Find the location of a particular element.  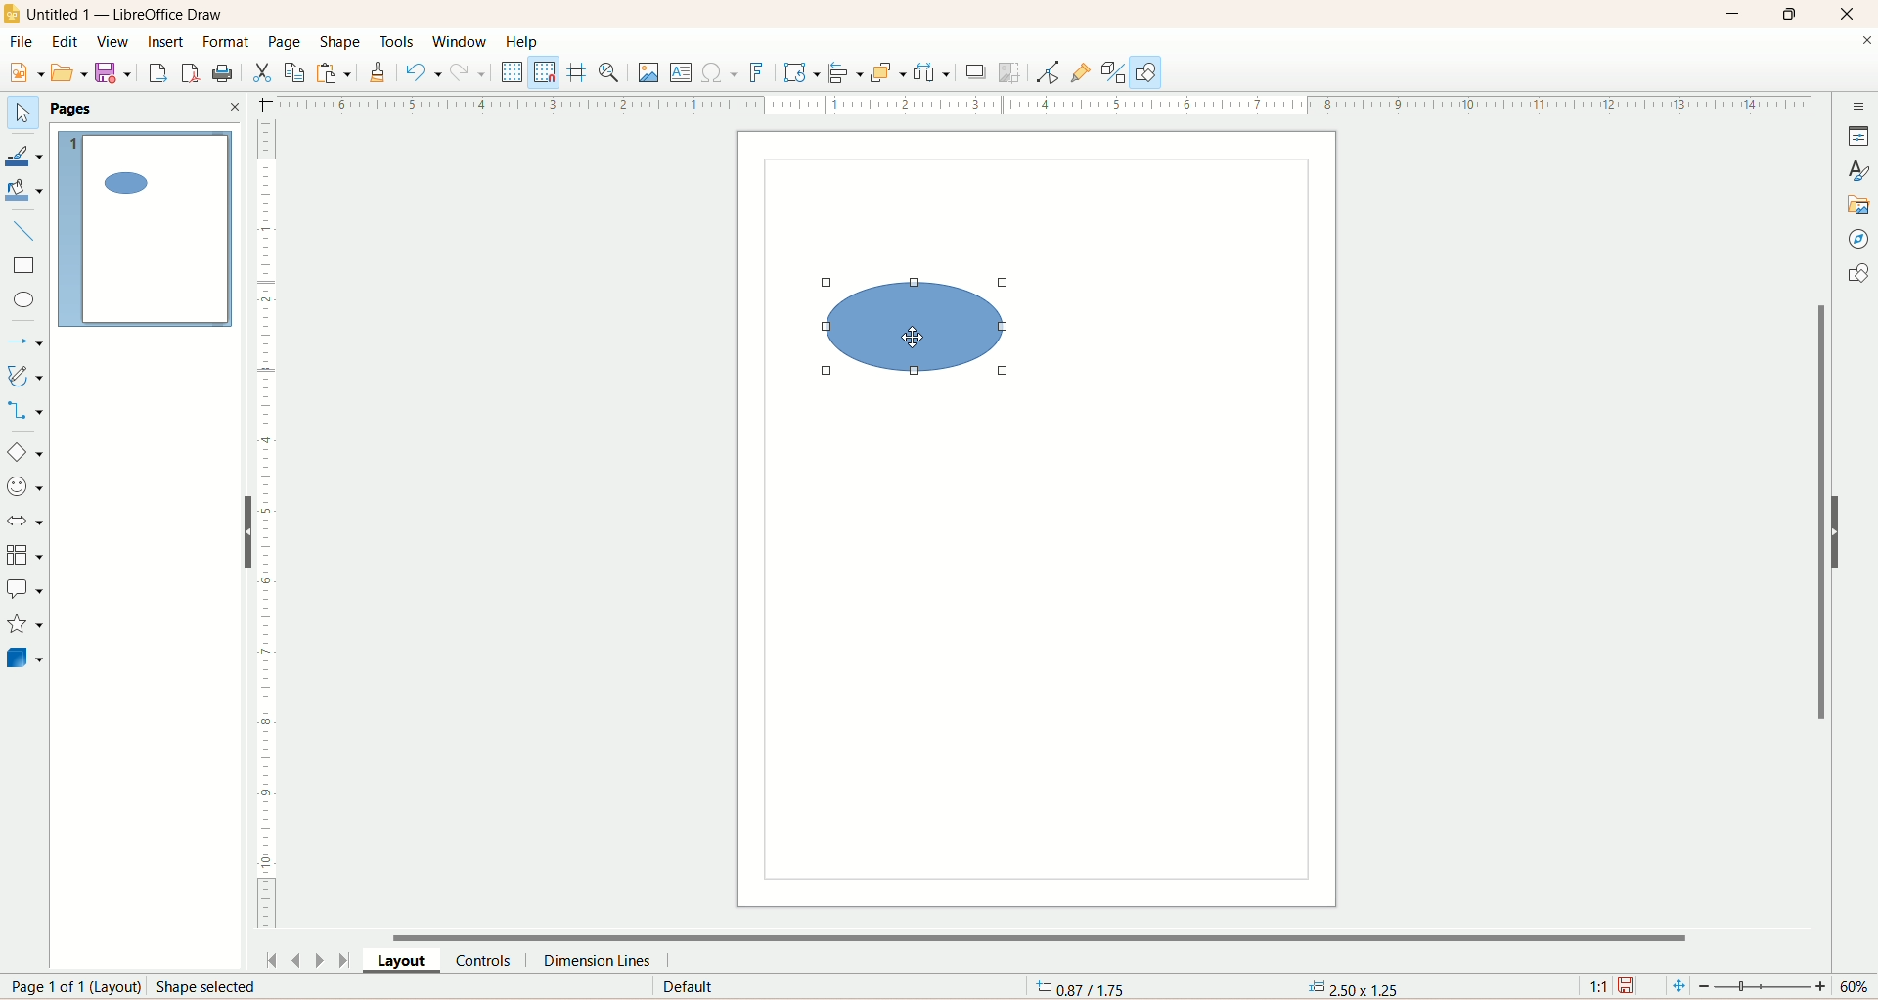

sidebar settings is located at coordinates (1859, 108).